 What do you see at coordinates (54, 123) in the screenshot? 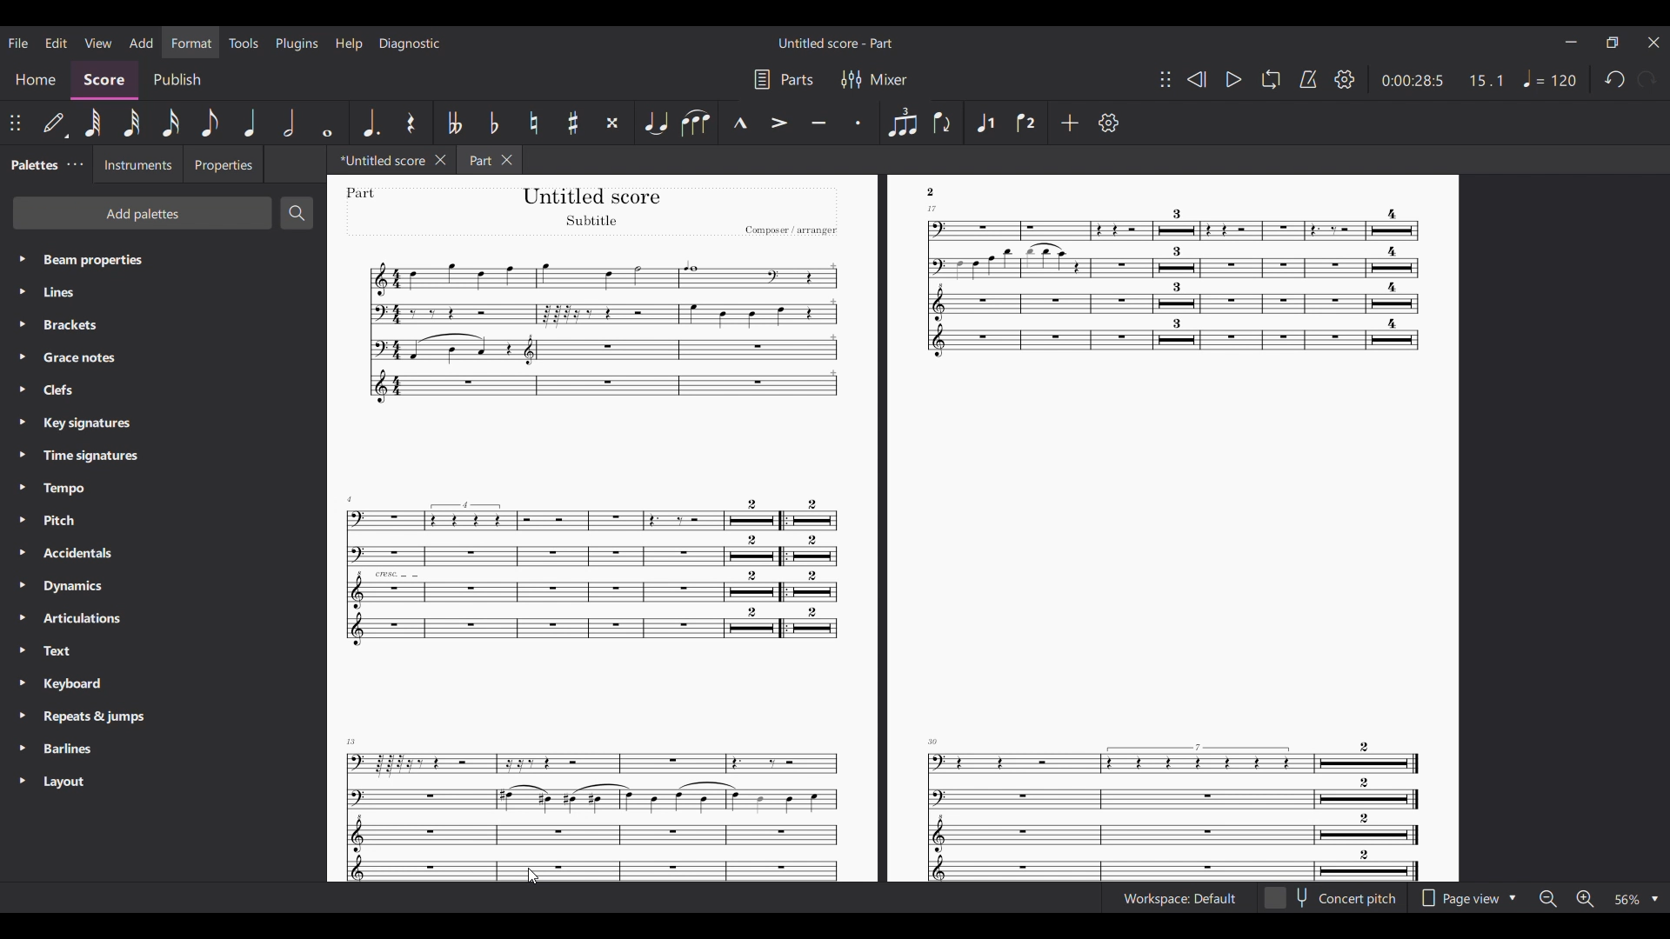
I see `Default` at bounding box center [54, 123].